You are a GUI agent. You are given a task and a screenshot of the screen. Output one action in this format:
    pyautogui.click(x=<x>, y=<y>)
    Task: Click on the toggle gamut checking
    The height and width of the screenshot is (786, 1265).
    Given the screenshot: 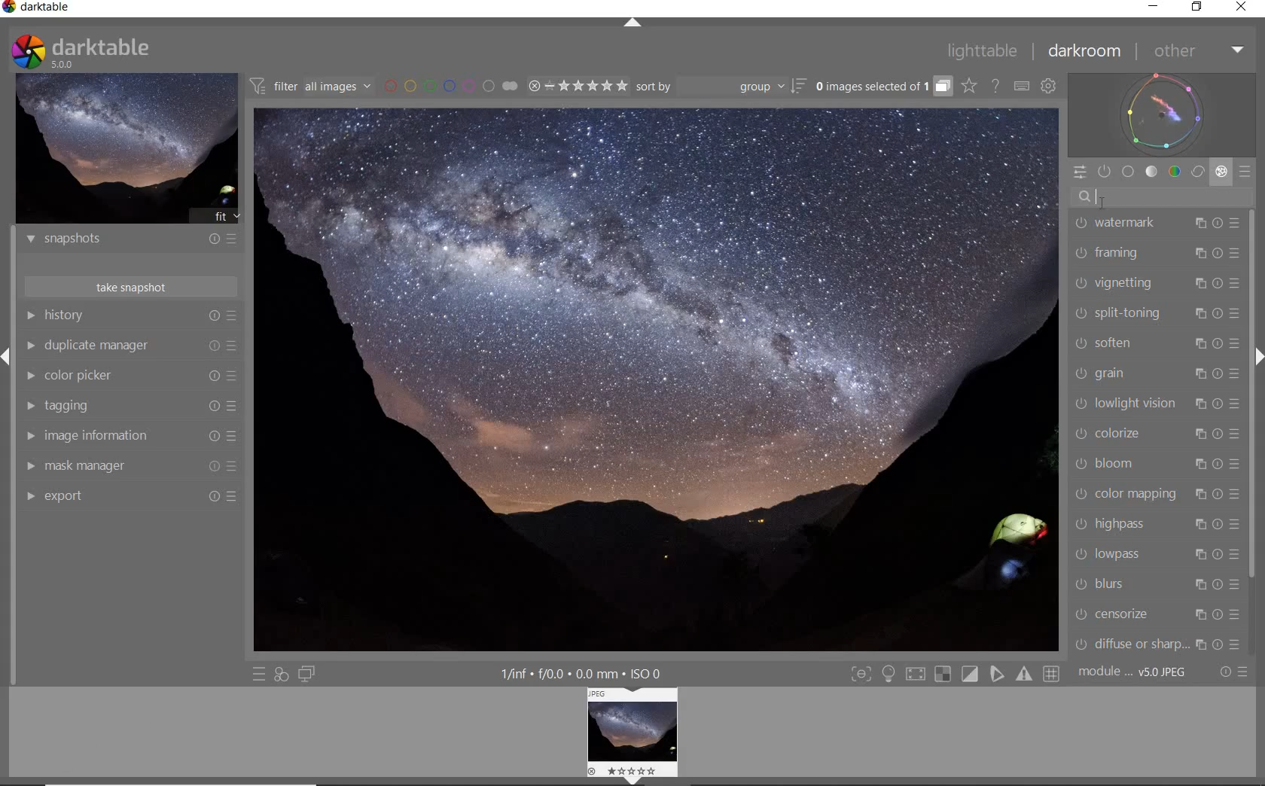 What is the action you would take?
    pyautogui.click(x=1028, y=675)
    